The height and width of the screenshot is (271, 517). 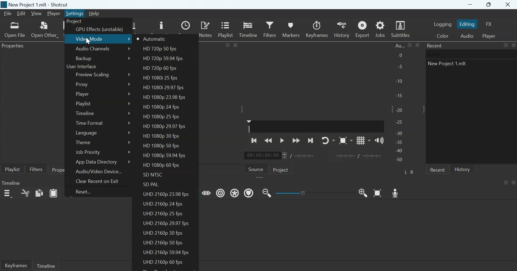 What do you see at coordinates (159, 49) in the screenshot?
I see `HD 720p 50 fps` at bounding box center [159, 49].